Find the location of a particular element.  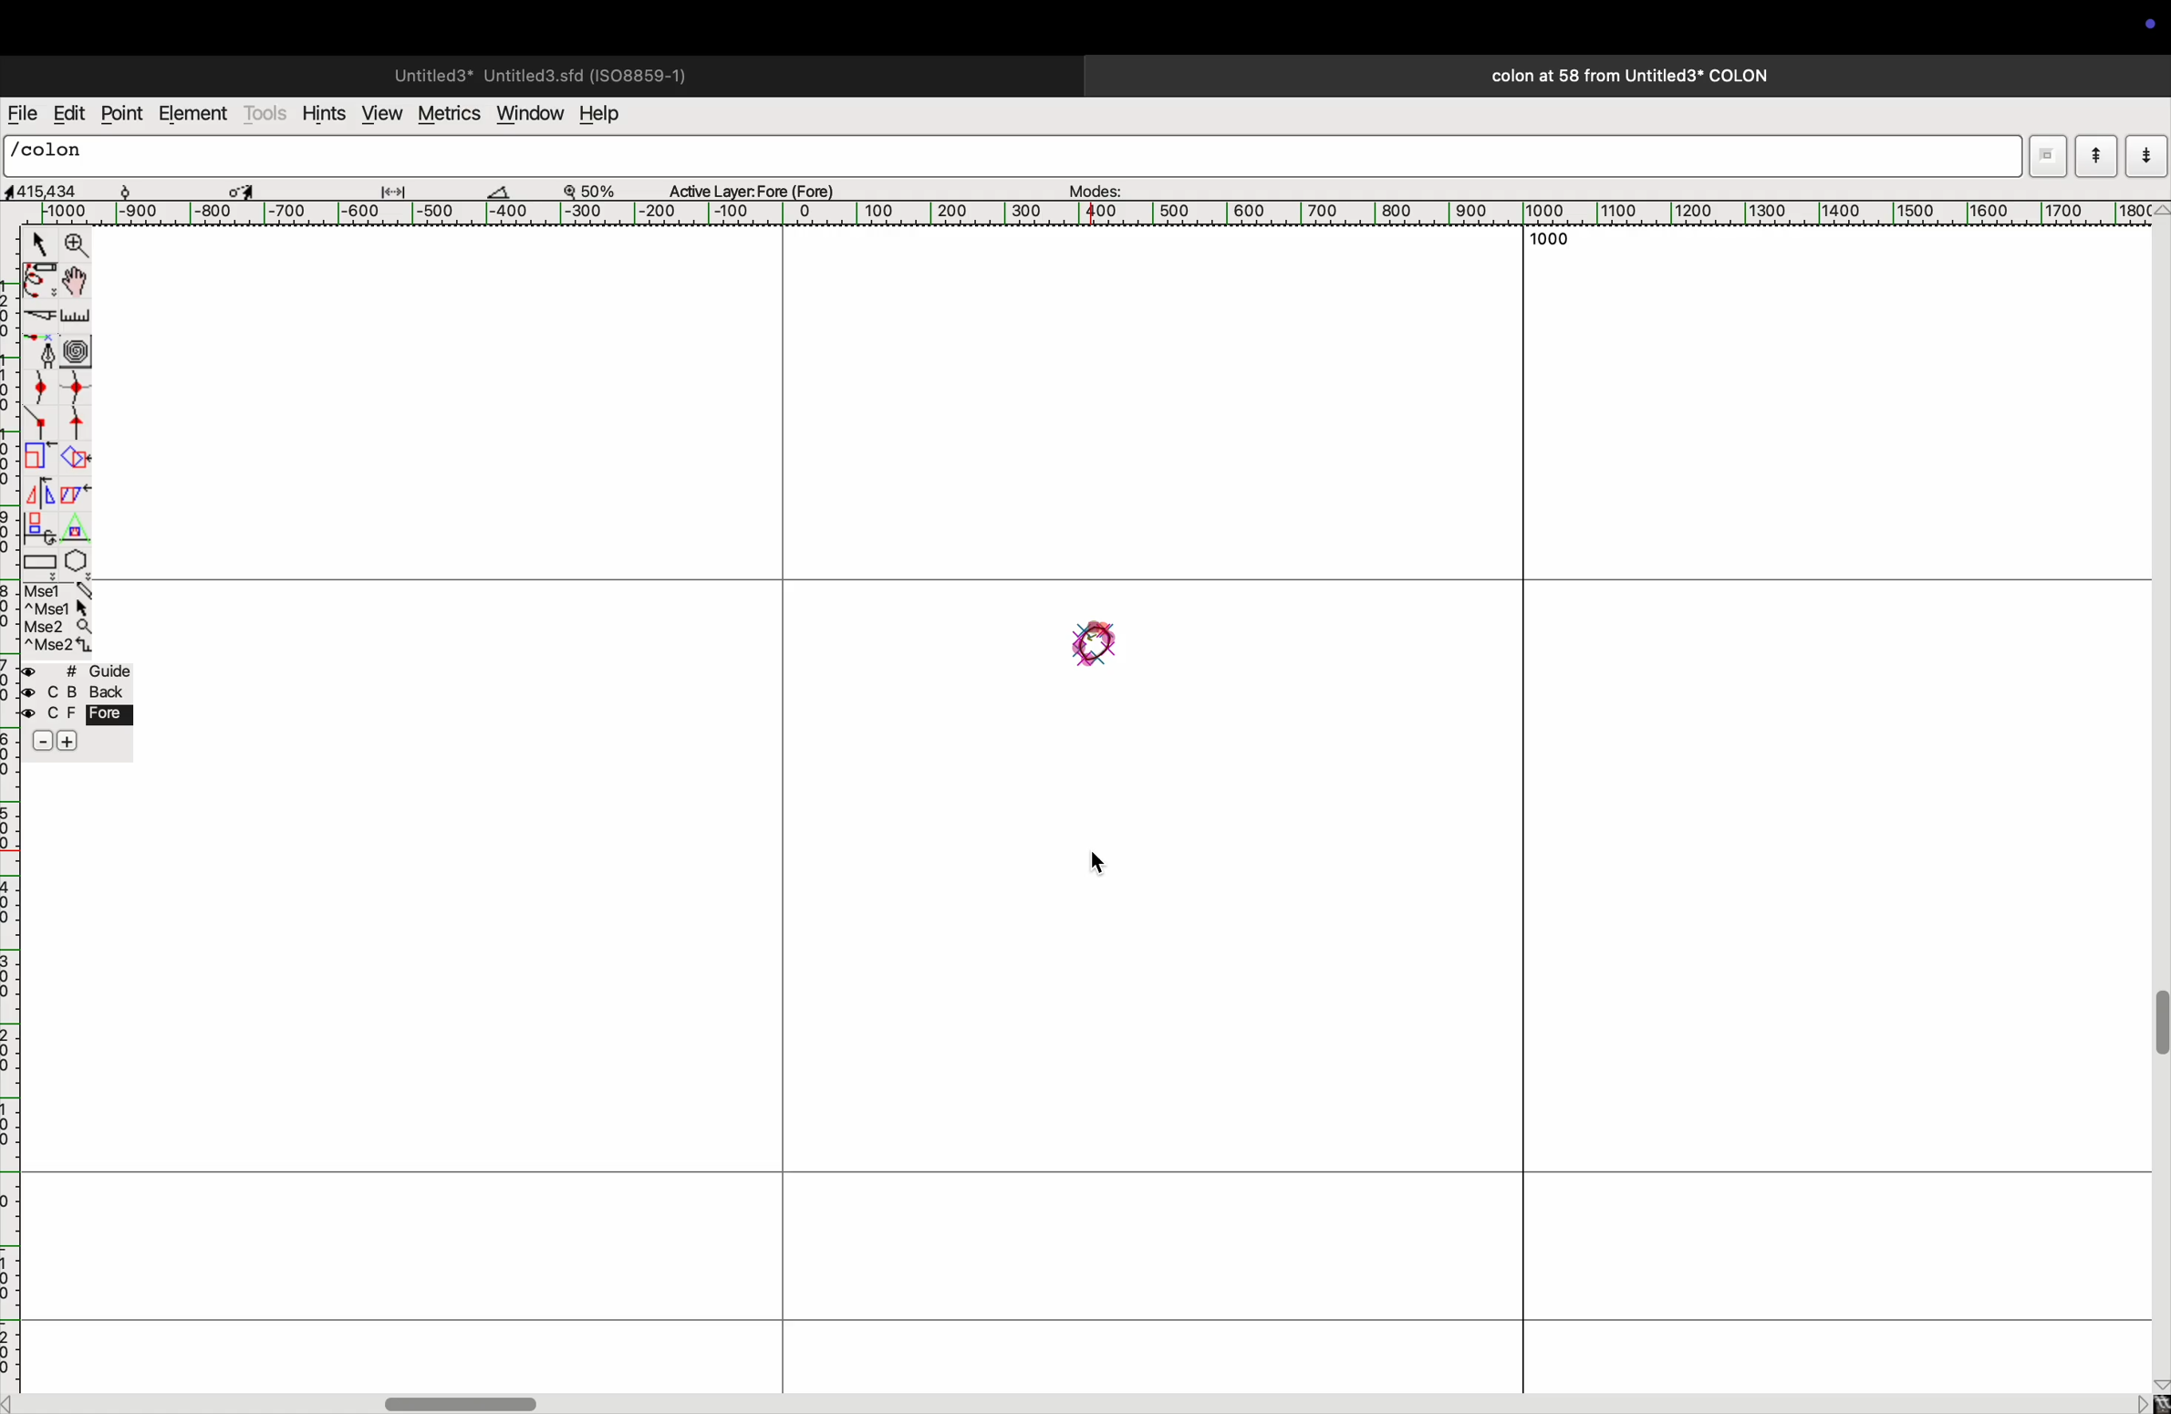

metrics is located at coordinates (447, 114).